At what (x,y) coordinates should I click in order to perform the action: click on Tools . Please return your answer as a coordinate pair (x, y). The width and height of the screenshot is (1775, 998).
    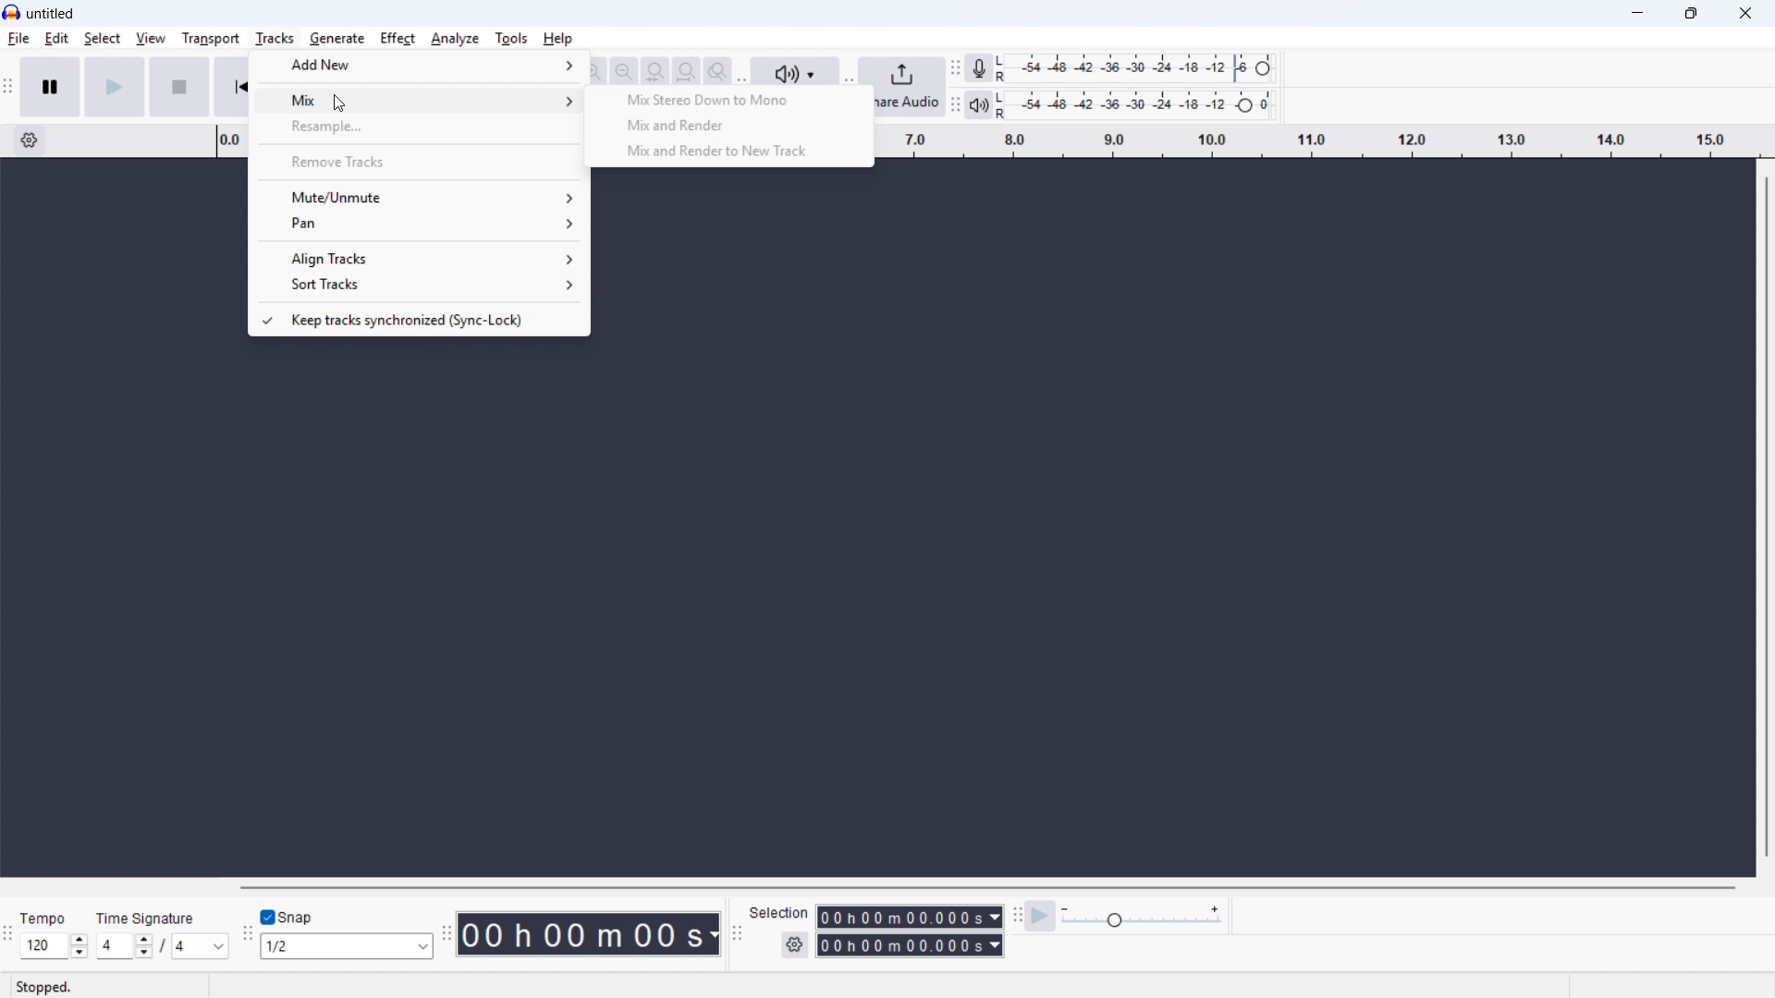
    Looking at the image, I should click on (511, 38).